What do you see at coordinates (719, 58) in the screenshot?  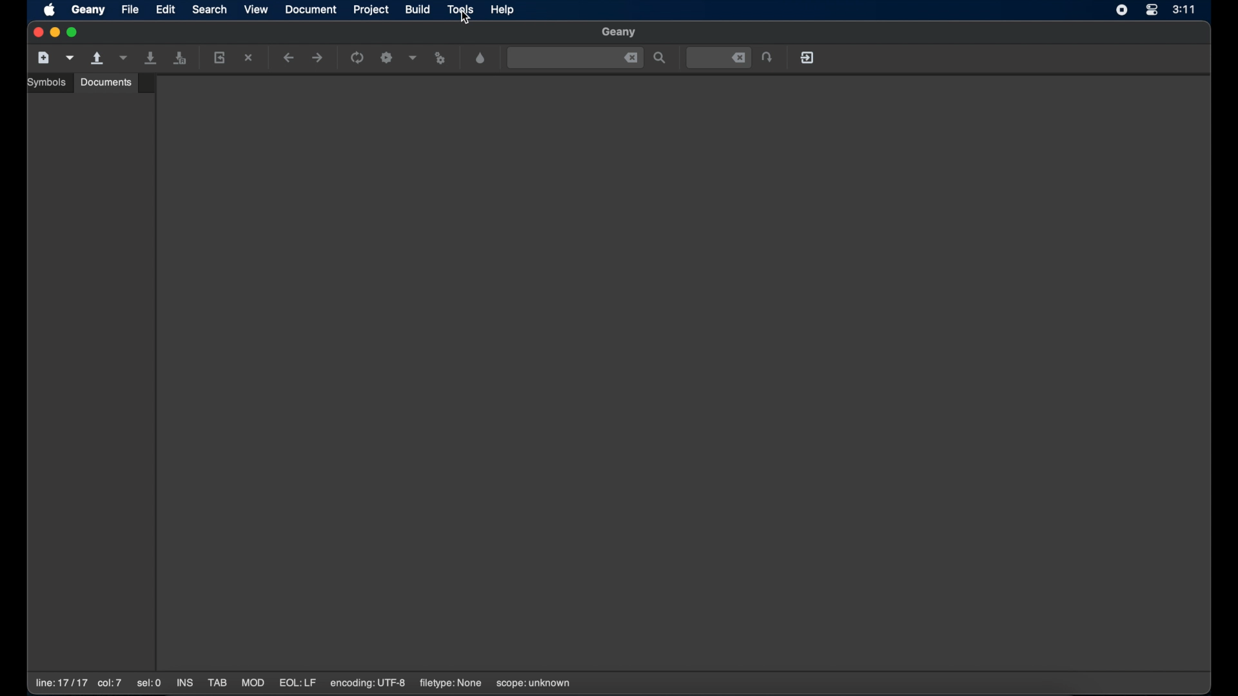 I see `jump to the entered file` at bounding box center [719, 58].